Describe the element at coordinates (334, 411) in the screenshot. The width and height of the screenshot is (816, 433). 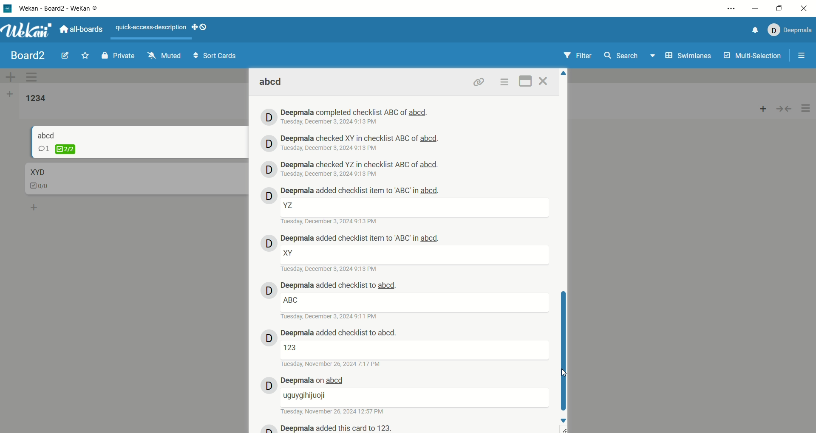
I see `date and time` at that location.